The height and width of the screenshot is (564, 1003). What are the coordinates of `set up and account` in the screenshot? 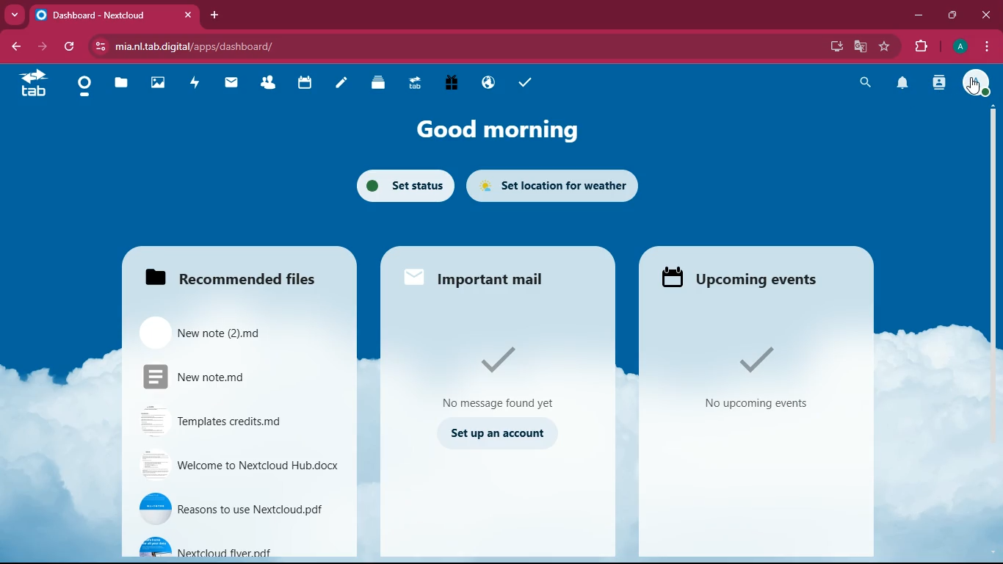 It's located at (497, 435).